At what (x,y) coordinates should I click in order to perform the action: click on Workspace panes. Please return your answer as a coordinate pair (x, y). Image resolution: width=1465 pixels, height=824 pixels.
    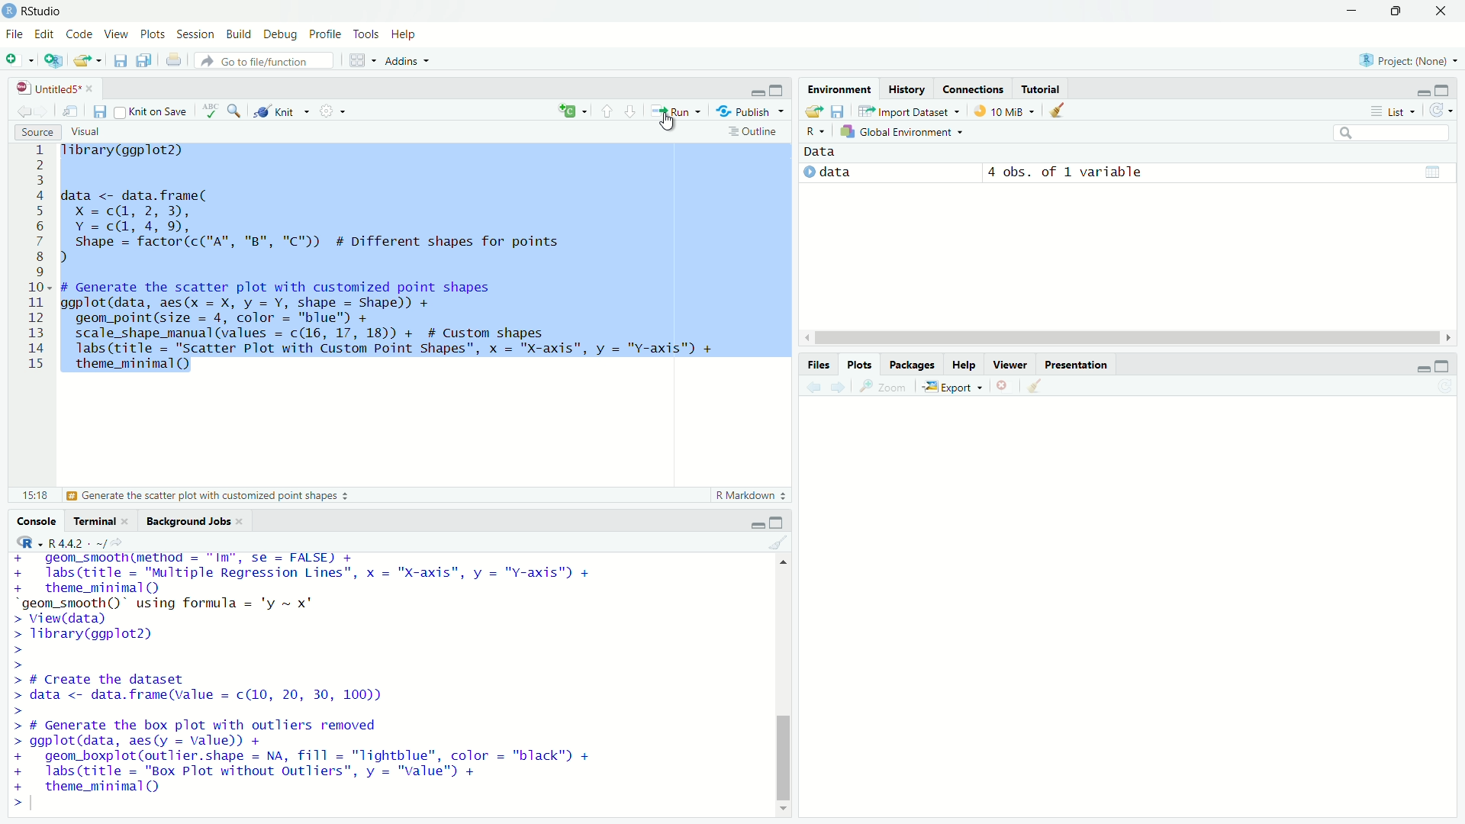
    Looking at the image, I should click on (361, 60).